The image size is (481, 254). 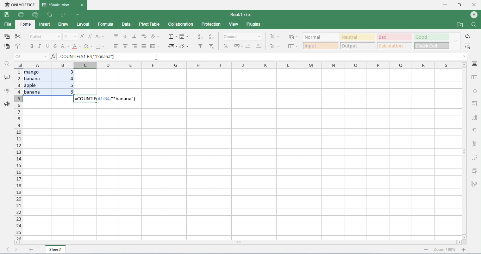 What do you see at coordinates (7, 37) in the screenshot?
I see `copy` at bounding box center [7, 37].